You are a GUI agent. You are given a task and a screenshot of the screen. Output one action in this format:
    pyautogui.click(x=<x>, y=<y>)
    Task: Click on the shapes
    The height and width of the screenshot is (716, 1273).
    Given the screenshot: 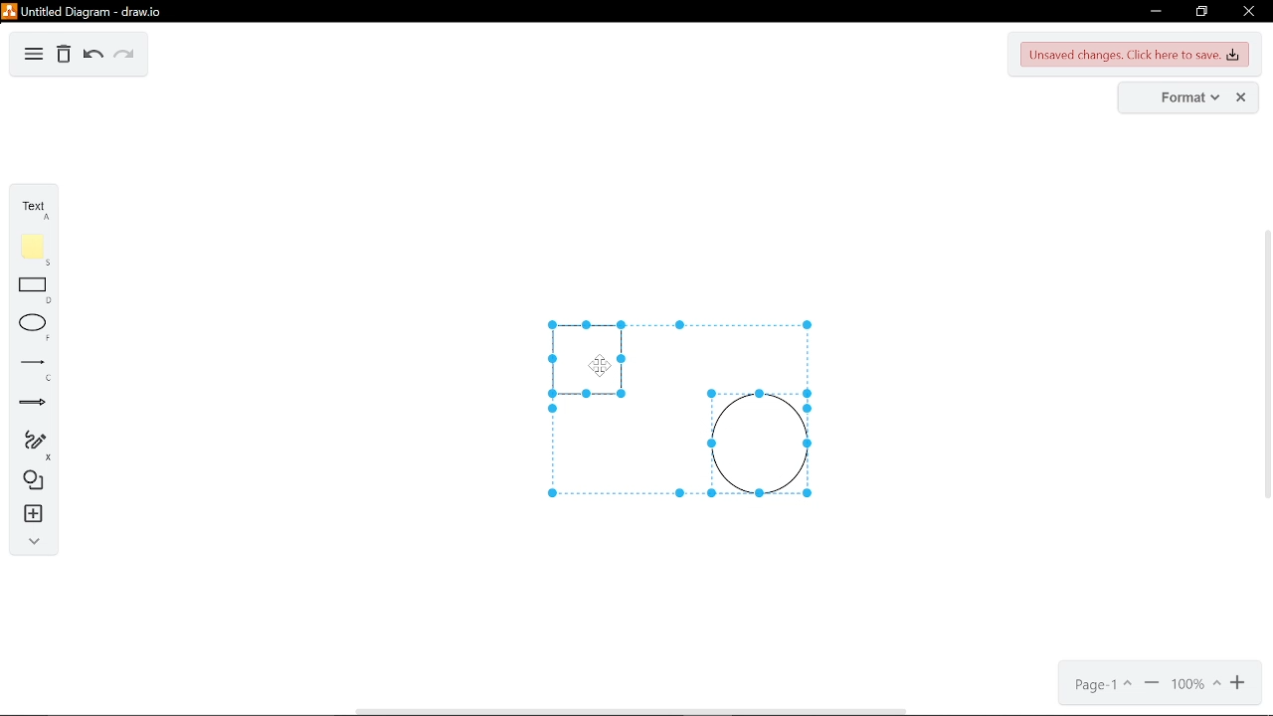 What is the action you would take?
    pyautogui.click(x=30, y=483)
    